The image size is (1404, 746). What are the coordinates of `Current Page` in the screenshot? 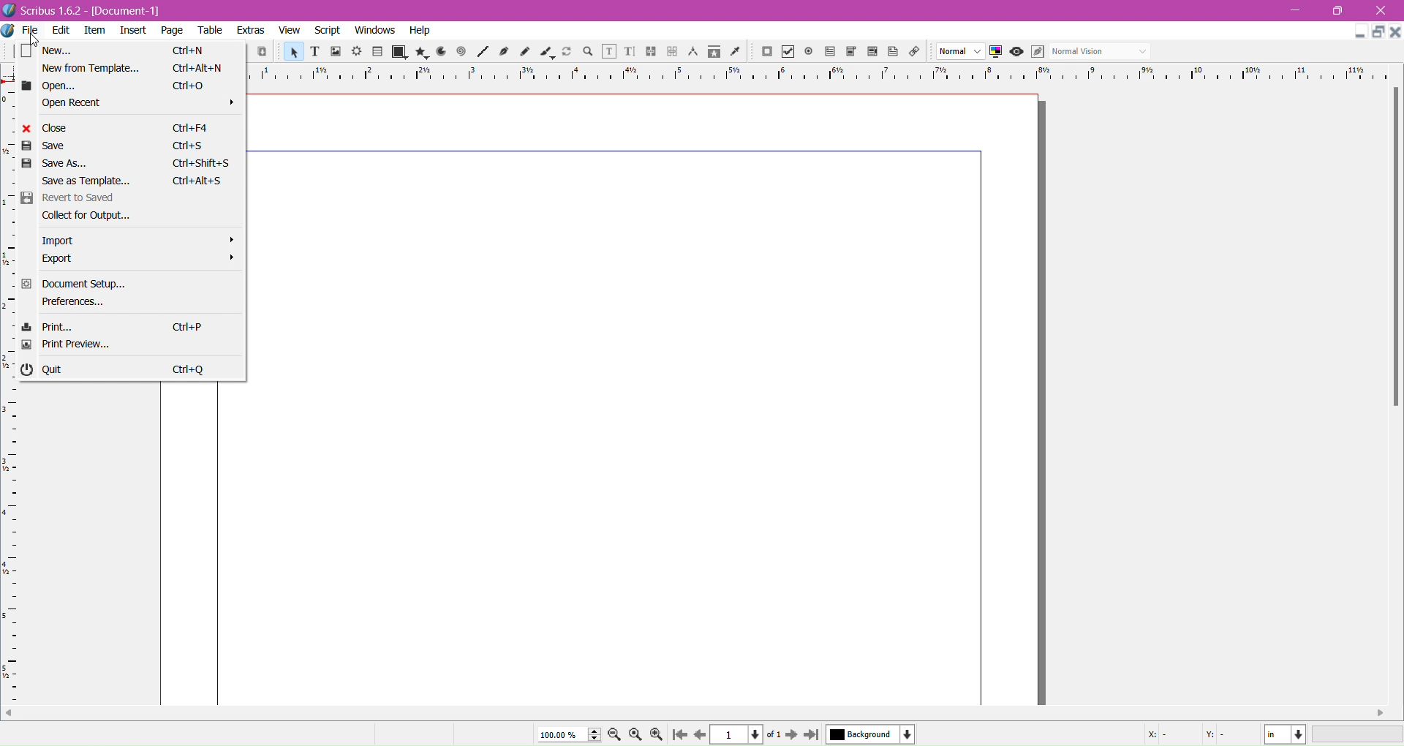 It's located at (745, 735).